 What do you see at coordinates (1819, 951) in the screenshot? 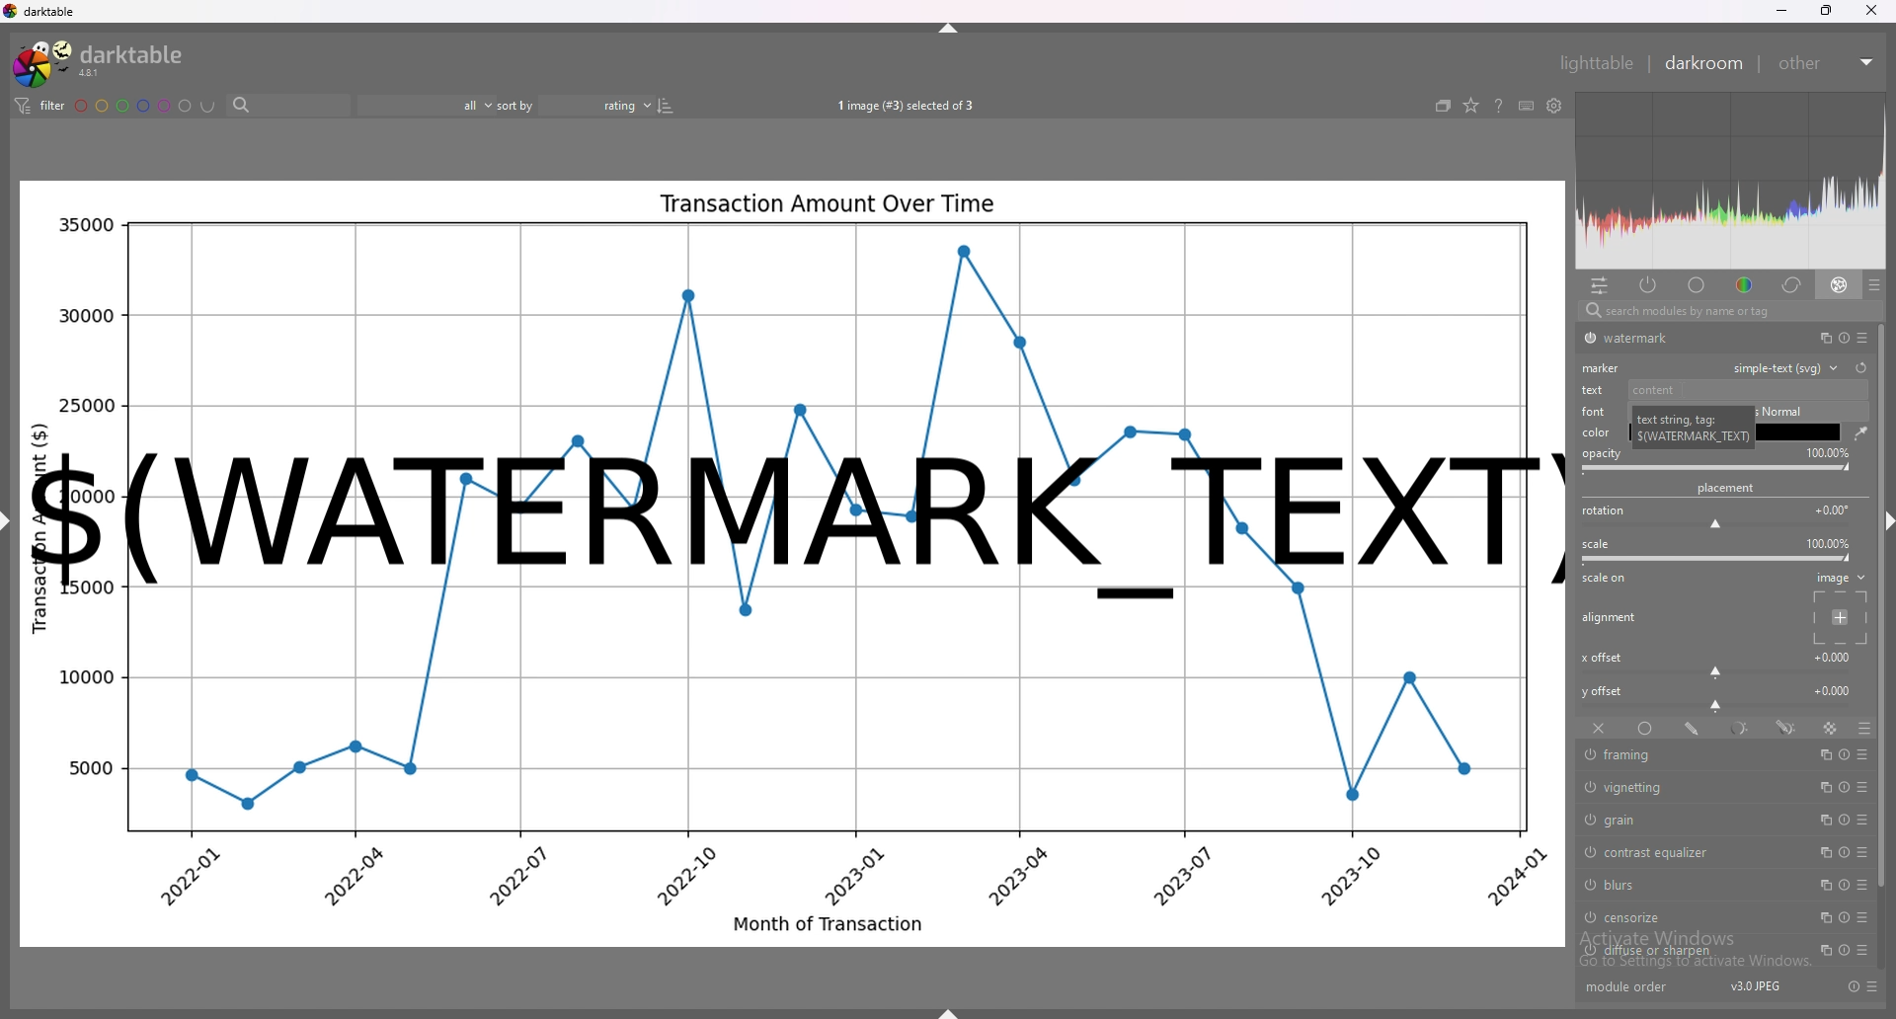
I see `multiple instances action` at bounding box center [1819, 951].